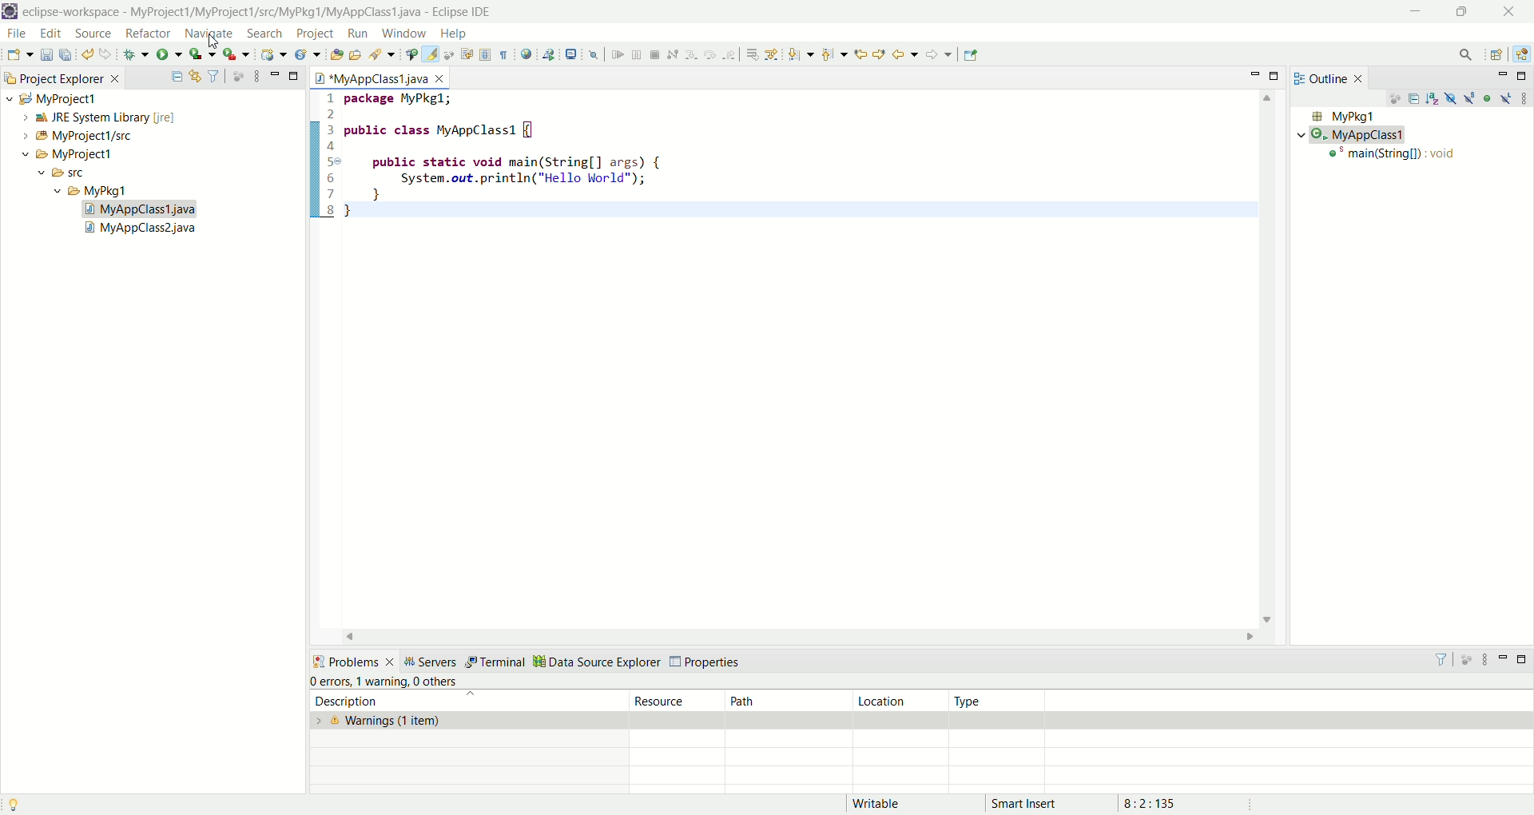  Describe the element at coordinates (137, 57) in the screenshot. I see `debug` at that location.